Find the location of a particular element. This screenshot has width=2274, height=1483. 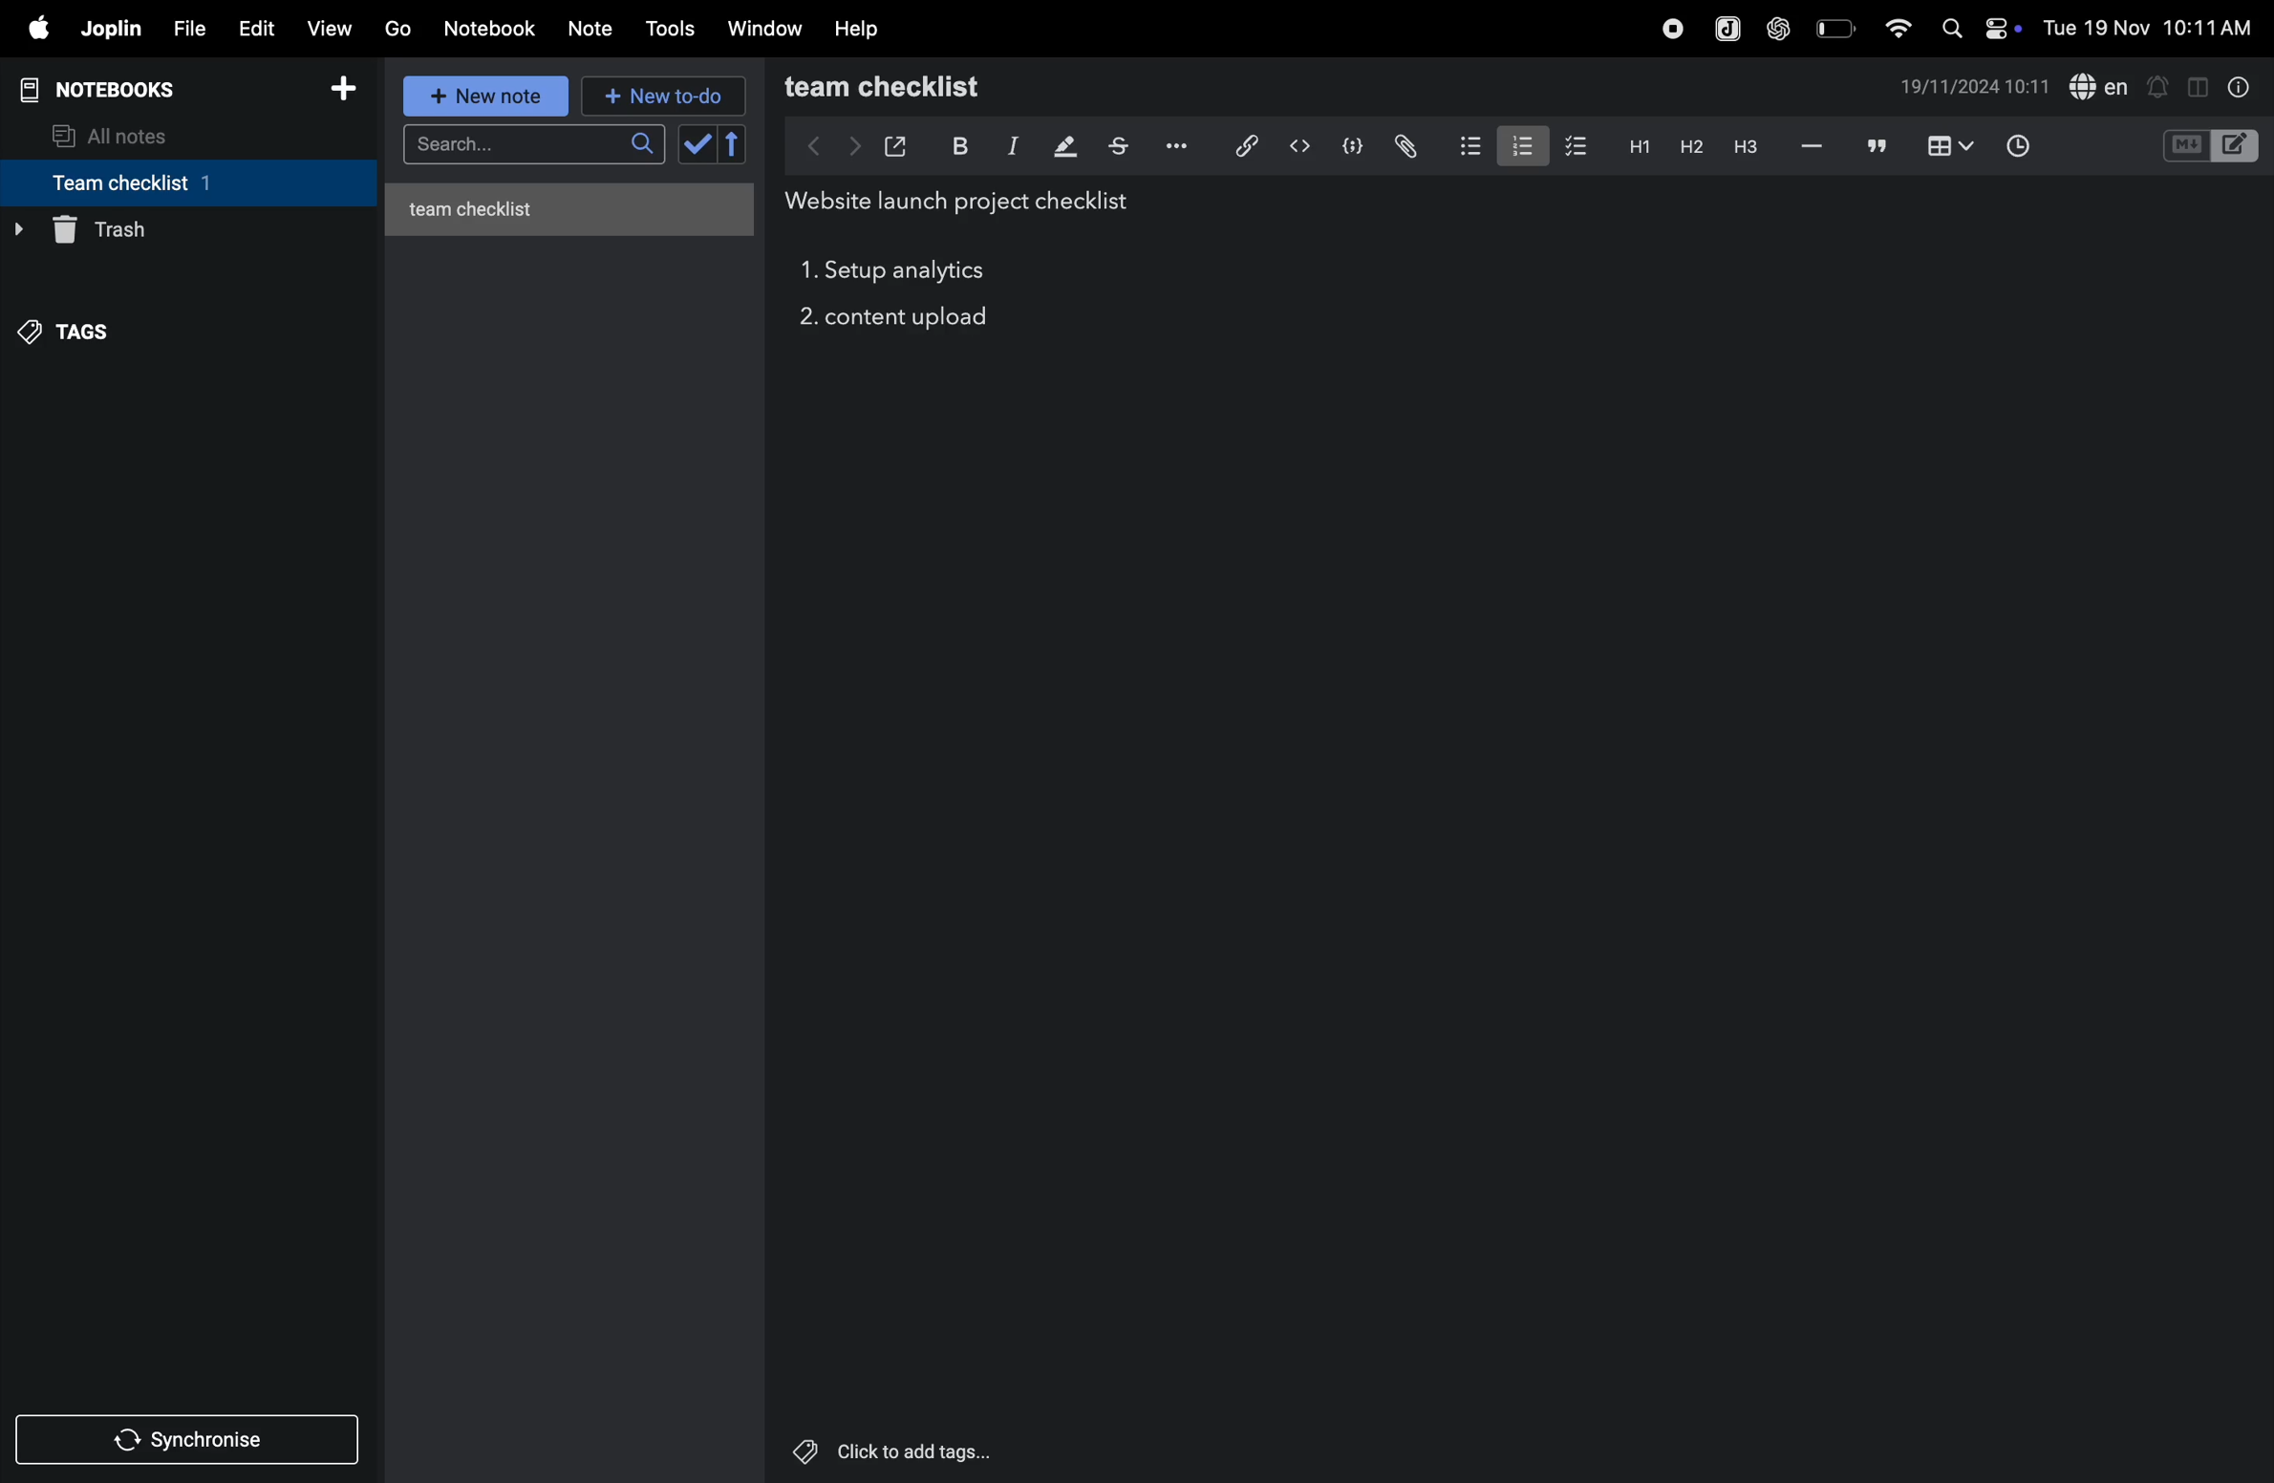

time is located at coordinates (2020, 143).